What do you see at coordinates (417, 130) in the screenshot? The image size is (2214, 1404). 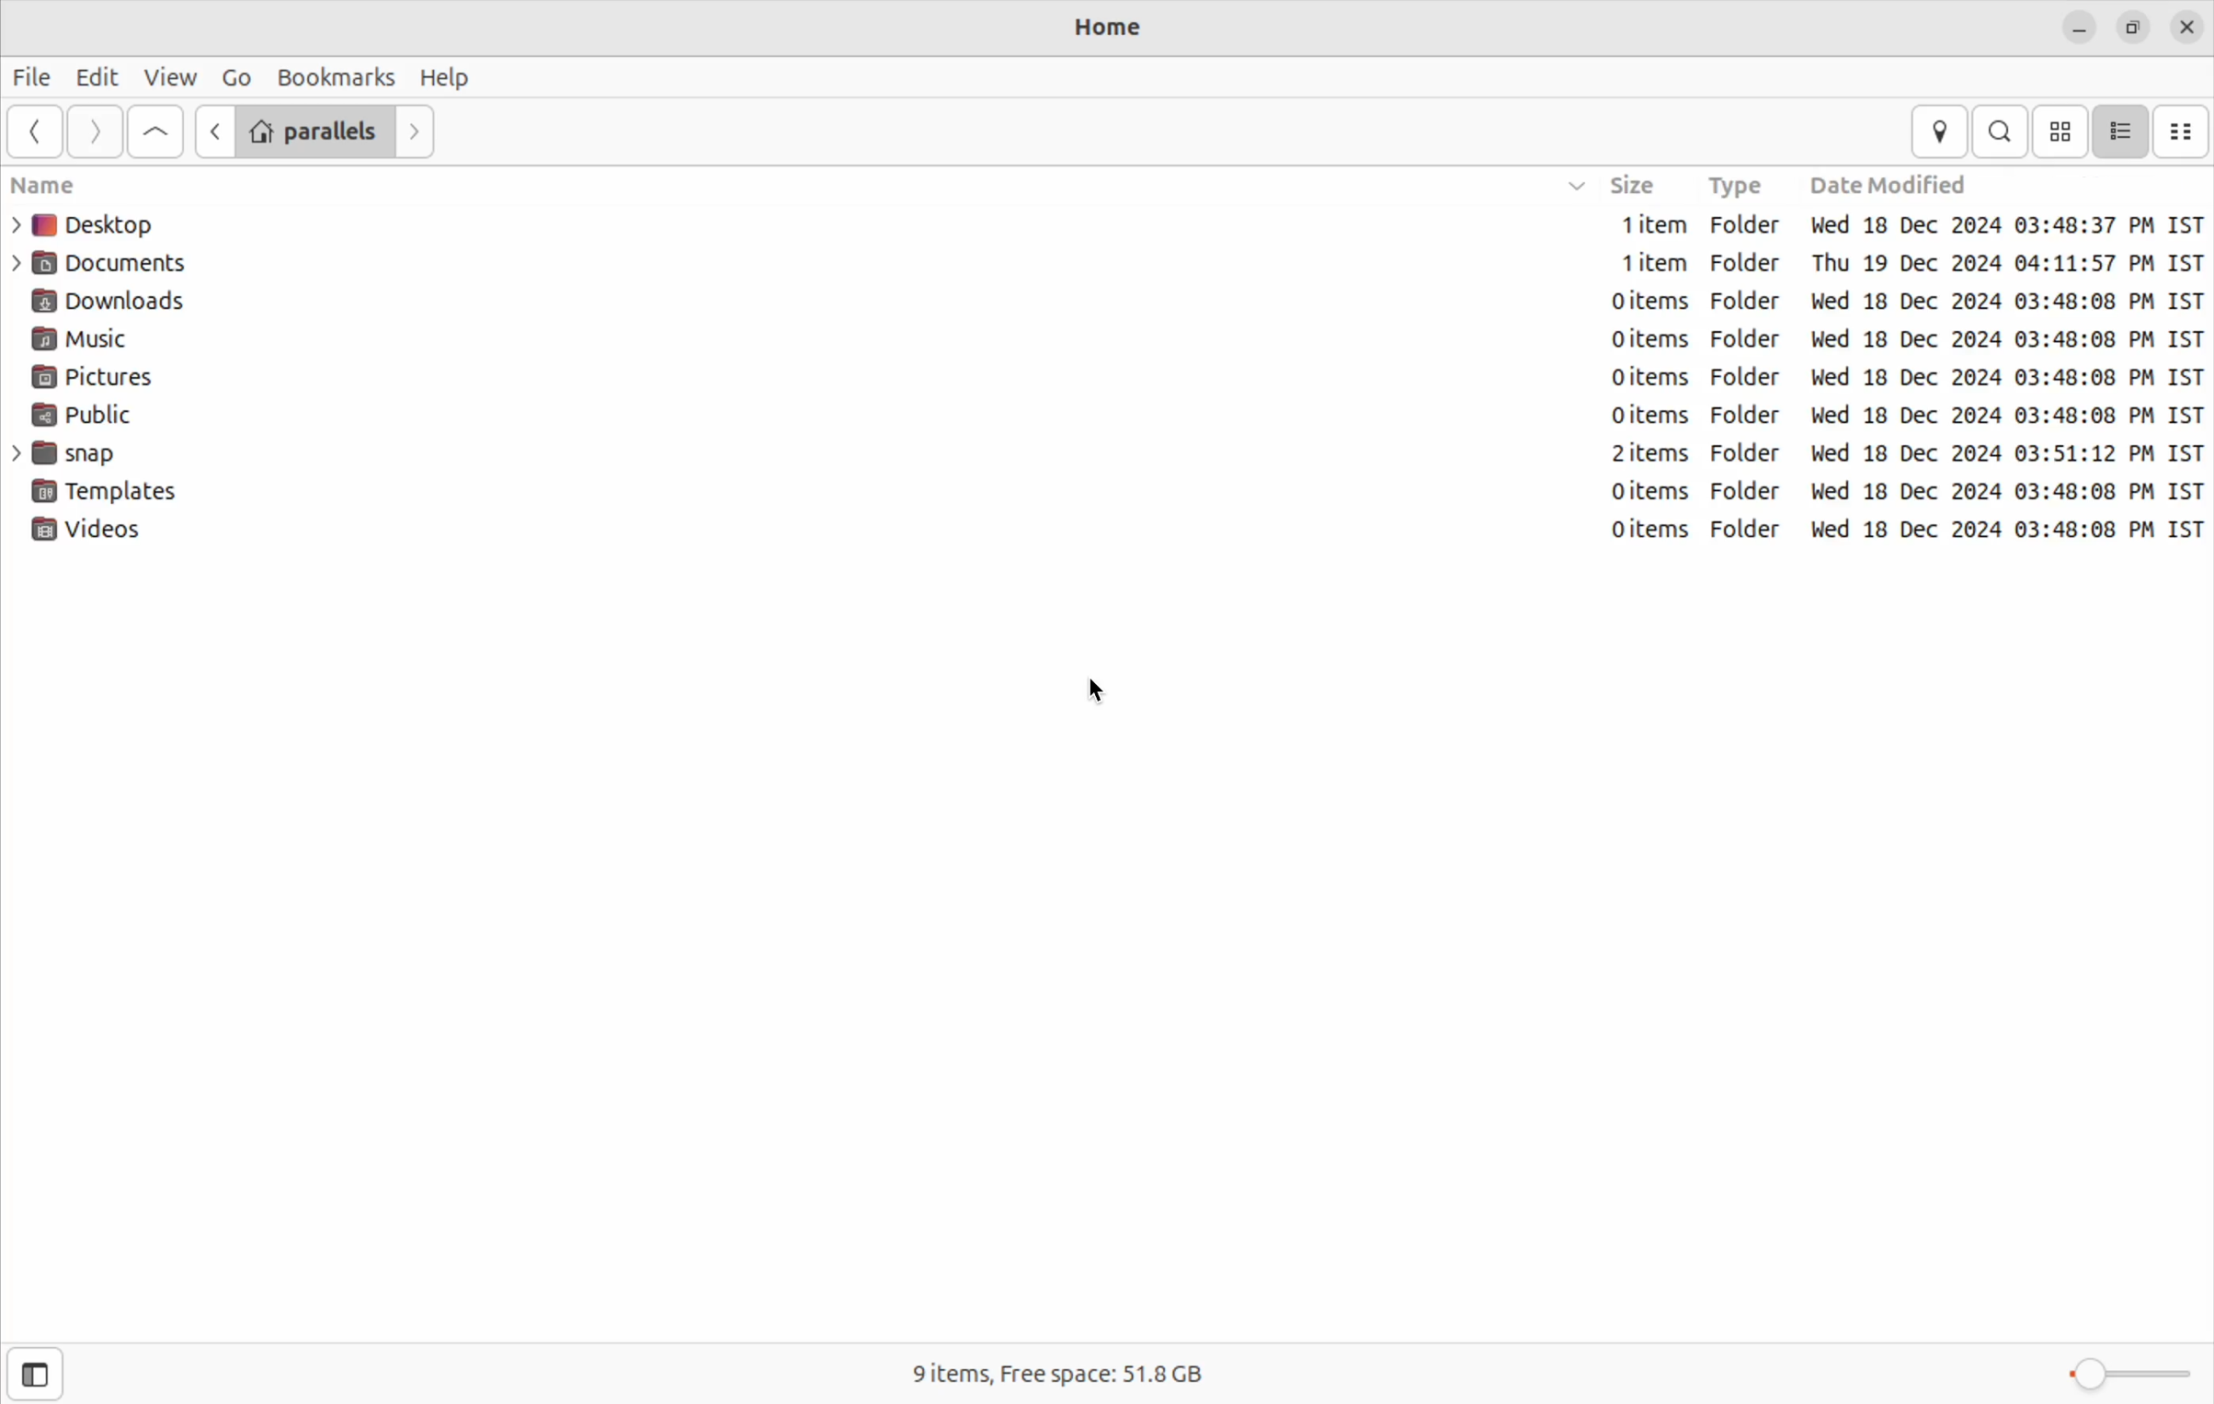 I see `Go next` at bounding box center [417, 130].